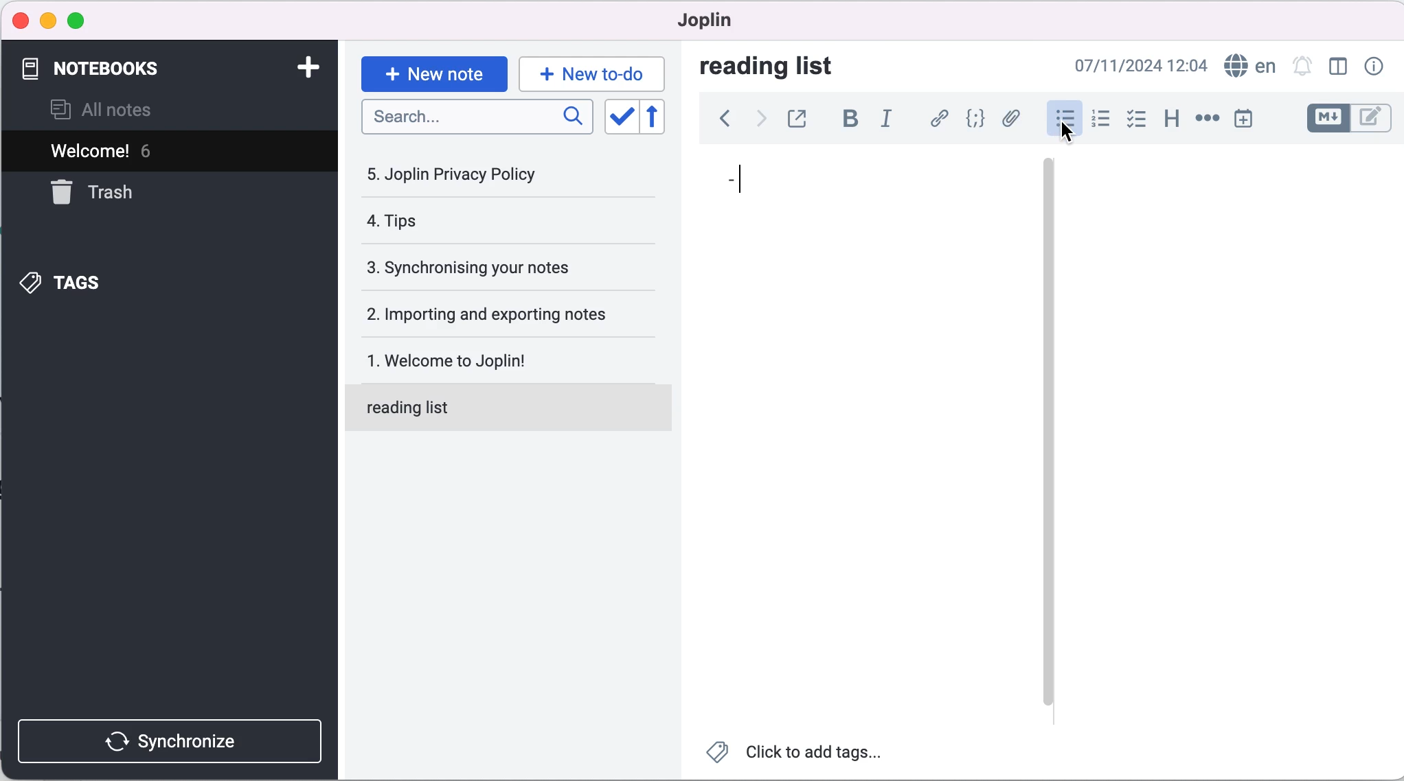  Describe the element at coordinates (1069, 130) in the screenshot. I see `cursor` at that location.